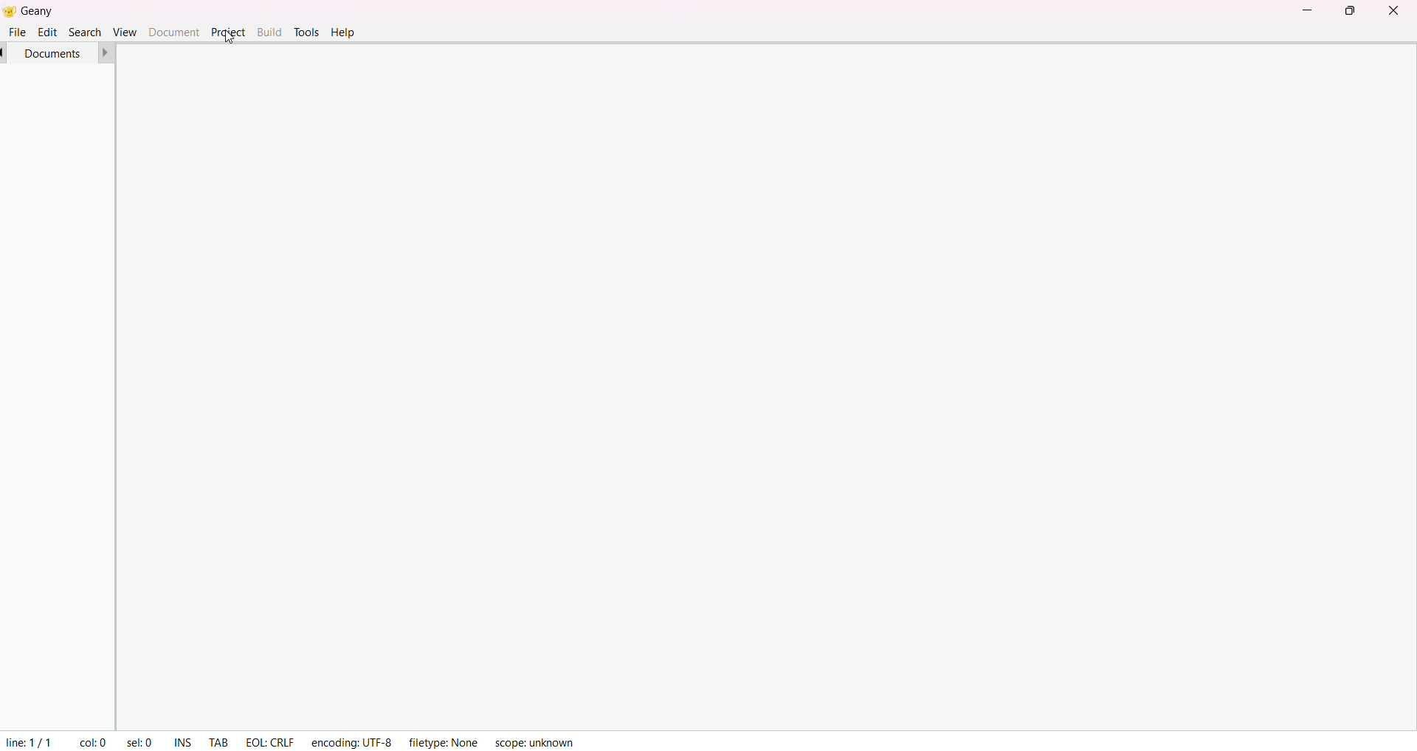  Describe the element at coordinates (779, 385) in the screenshot. I see `code area` at that location.